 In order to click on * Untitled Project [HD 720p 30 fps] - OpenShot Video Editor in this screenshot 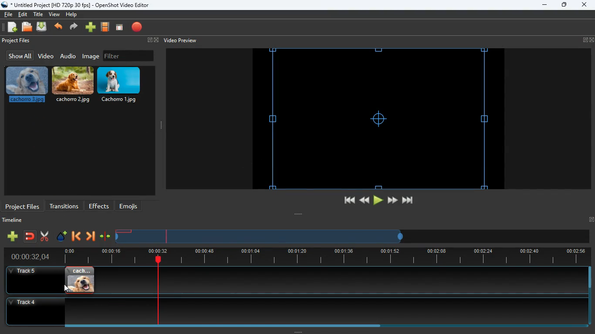, I will do `click(77, 5)`.